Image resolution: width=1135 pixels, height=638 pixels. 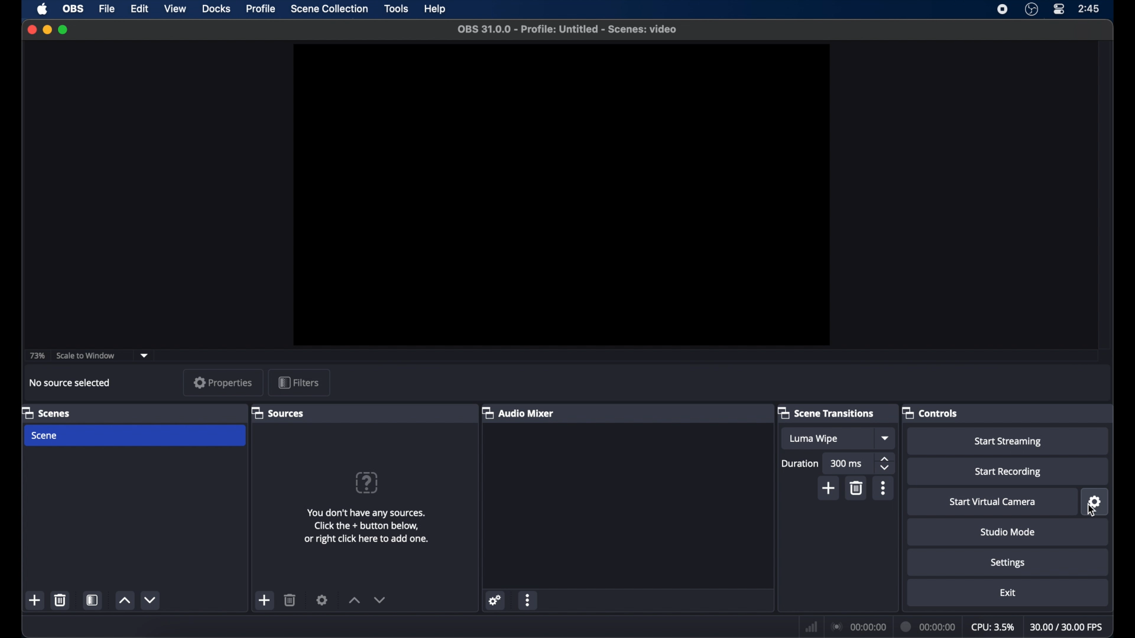 I want to click on help, so click(x=368, y=483).